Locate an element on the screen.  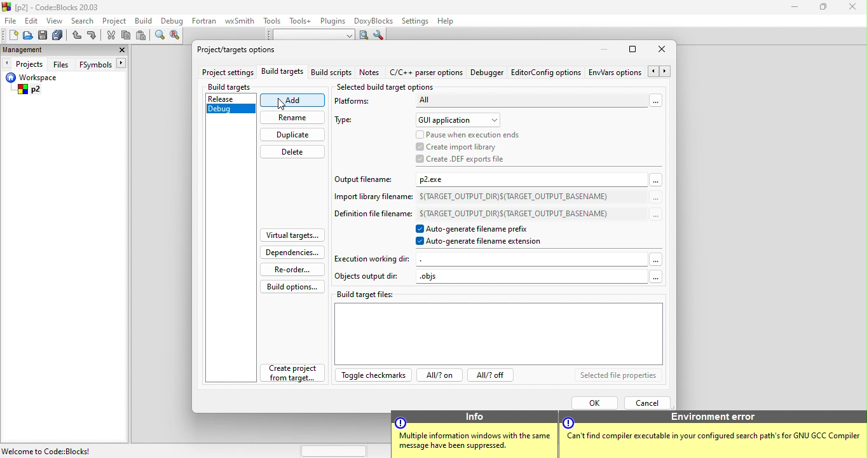
toggle checkmarks is located at coordinates (374, 375).